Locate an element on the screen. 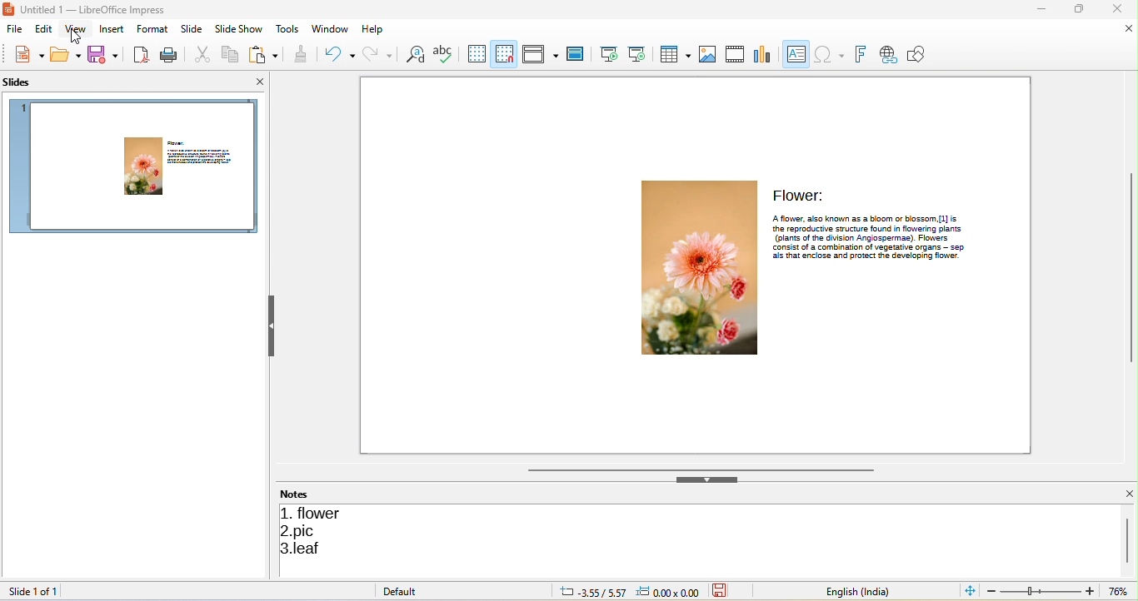 The height and width of the screenshot is (601, 1138). minimize is located at coordinates (1045, 9).